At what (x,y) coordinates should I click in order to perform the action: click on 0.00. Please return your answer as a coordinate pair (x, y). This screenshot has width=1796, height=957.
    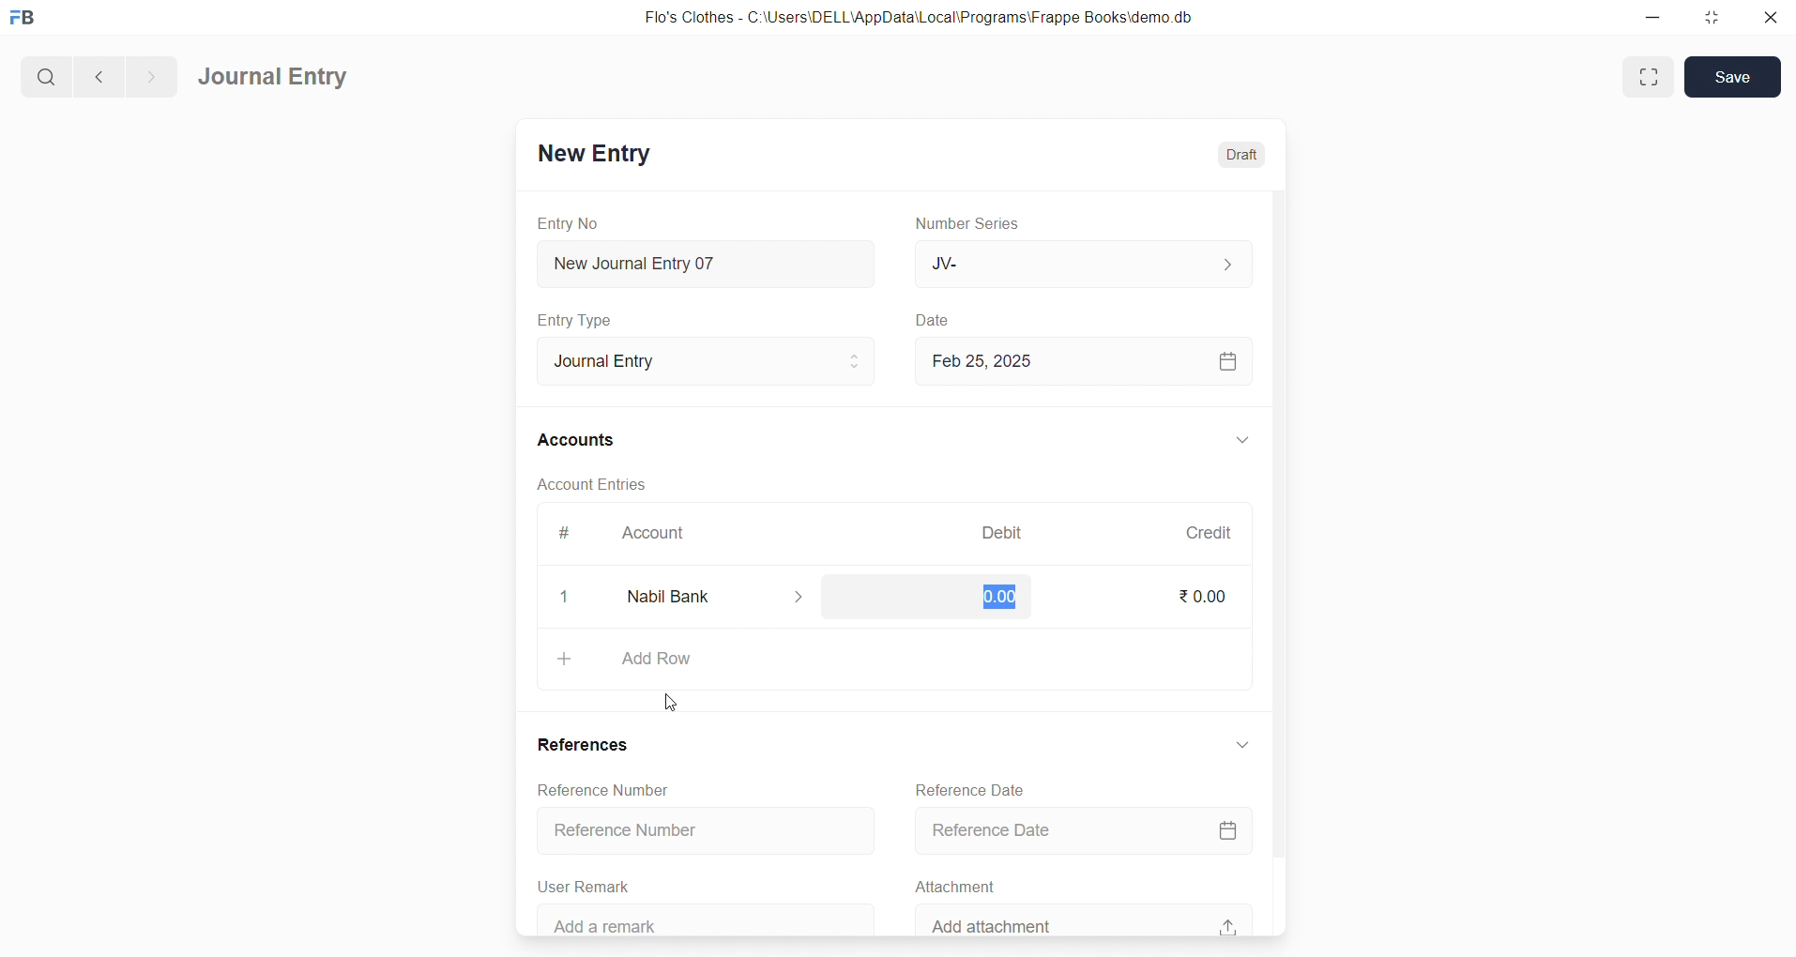
    Looking at the image, I should click on (999, 597).